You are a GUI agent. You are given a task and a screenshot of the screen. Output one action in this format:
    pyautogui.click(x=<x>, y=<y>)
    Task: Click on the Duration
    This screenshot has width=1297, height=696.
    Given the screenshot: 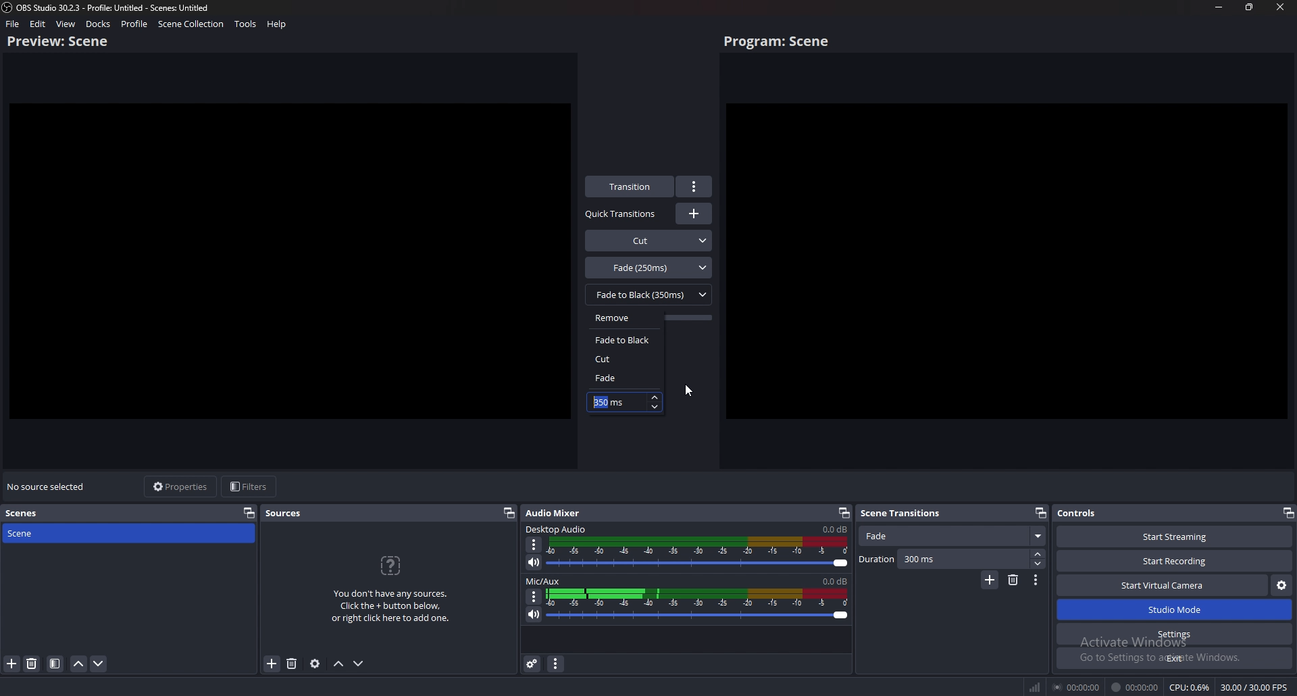 What is the action you would take?
    pyautogui.click(x=952, y=560)
    